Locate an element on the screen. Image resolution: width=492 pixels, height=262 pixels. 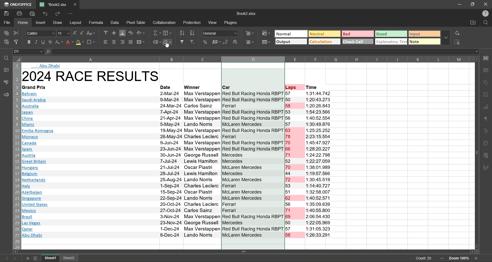
sheet list is located at coordinates (36, 259).